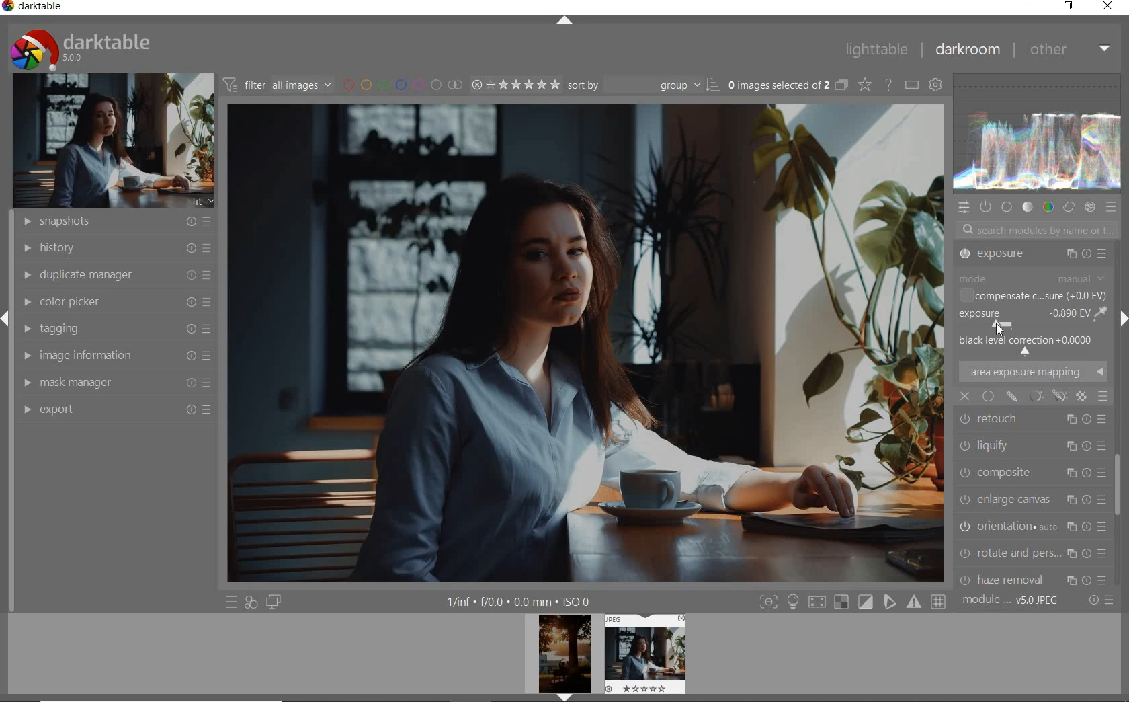  Describe the element at coordinates (1038, 133) in the screenshot. I see `WAVEFORM` at that location.